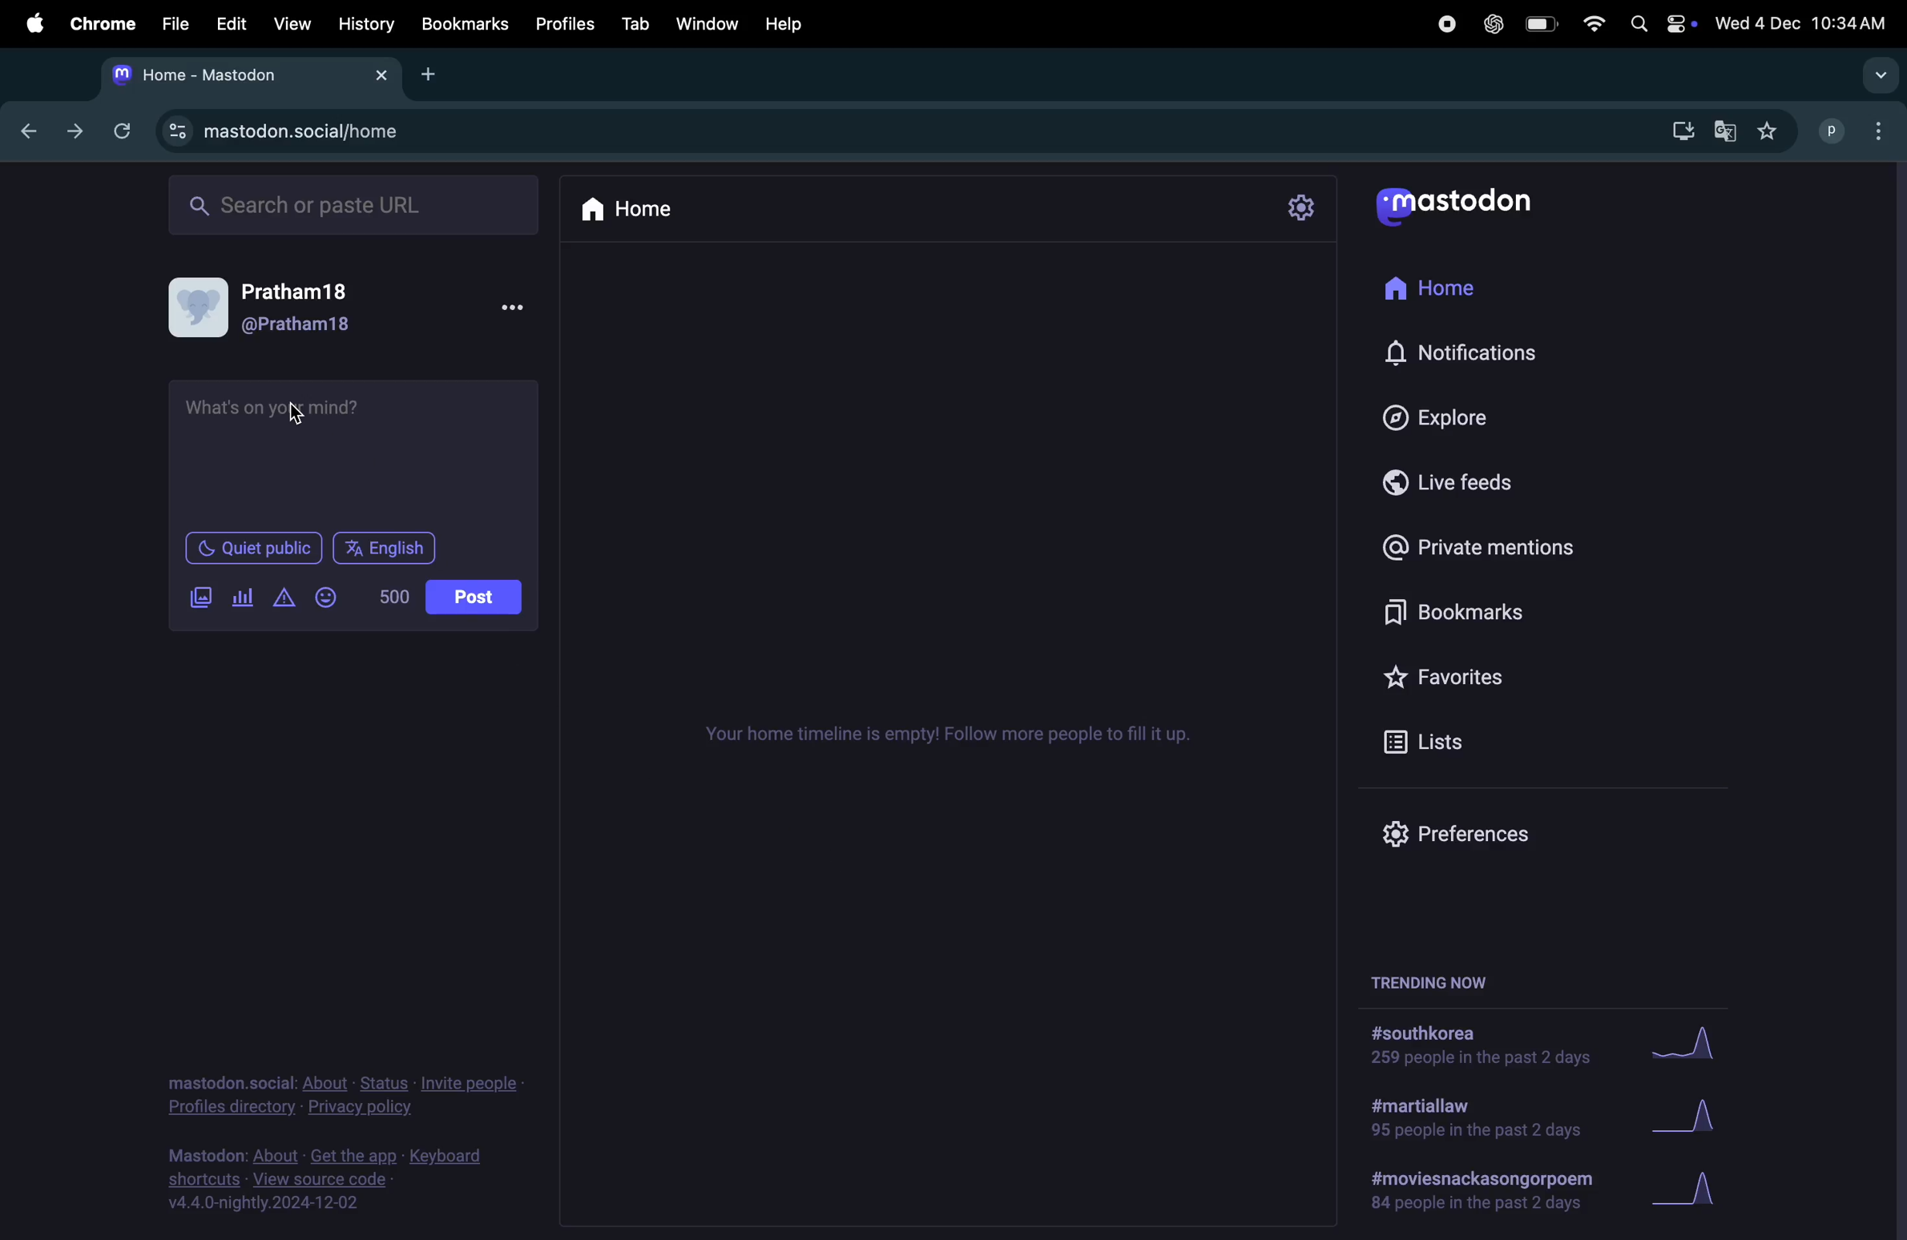 Image resolution: width=1907 pixels, height=1240 pixels. What do you see at coordinates (397, 597) in the screenshot?
I see `500 words` at bounding box center [397, 597].